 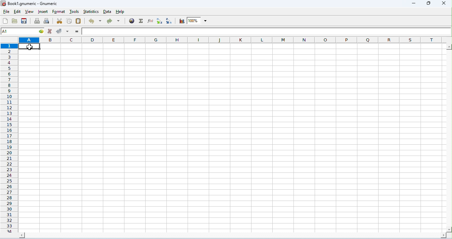 What do you see at coordinates (120, 12) in the screenshot?
I see `help` at bounding box center [120, 12].